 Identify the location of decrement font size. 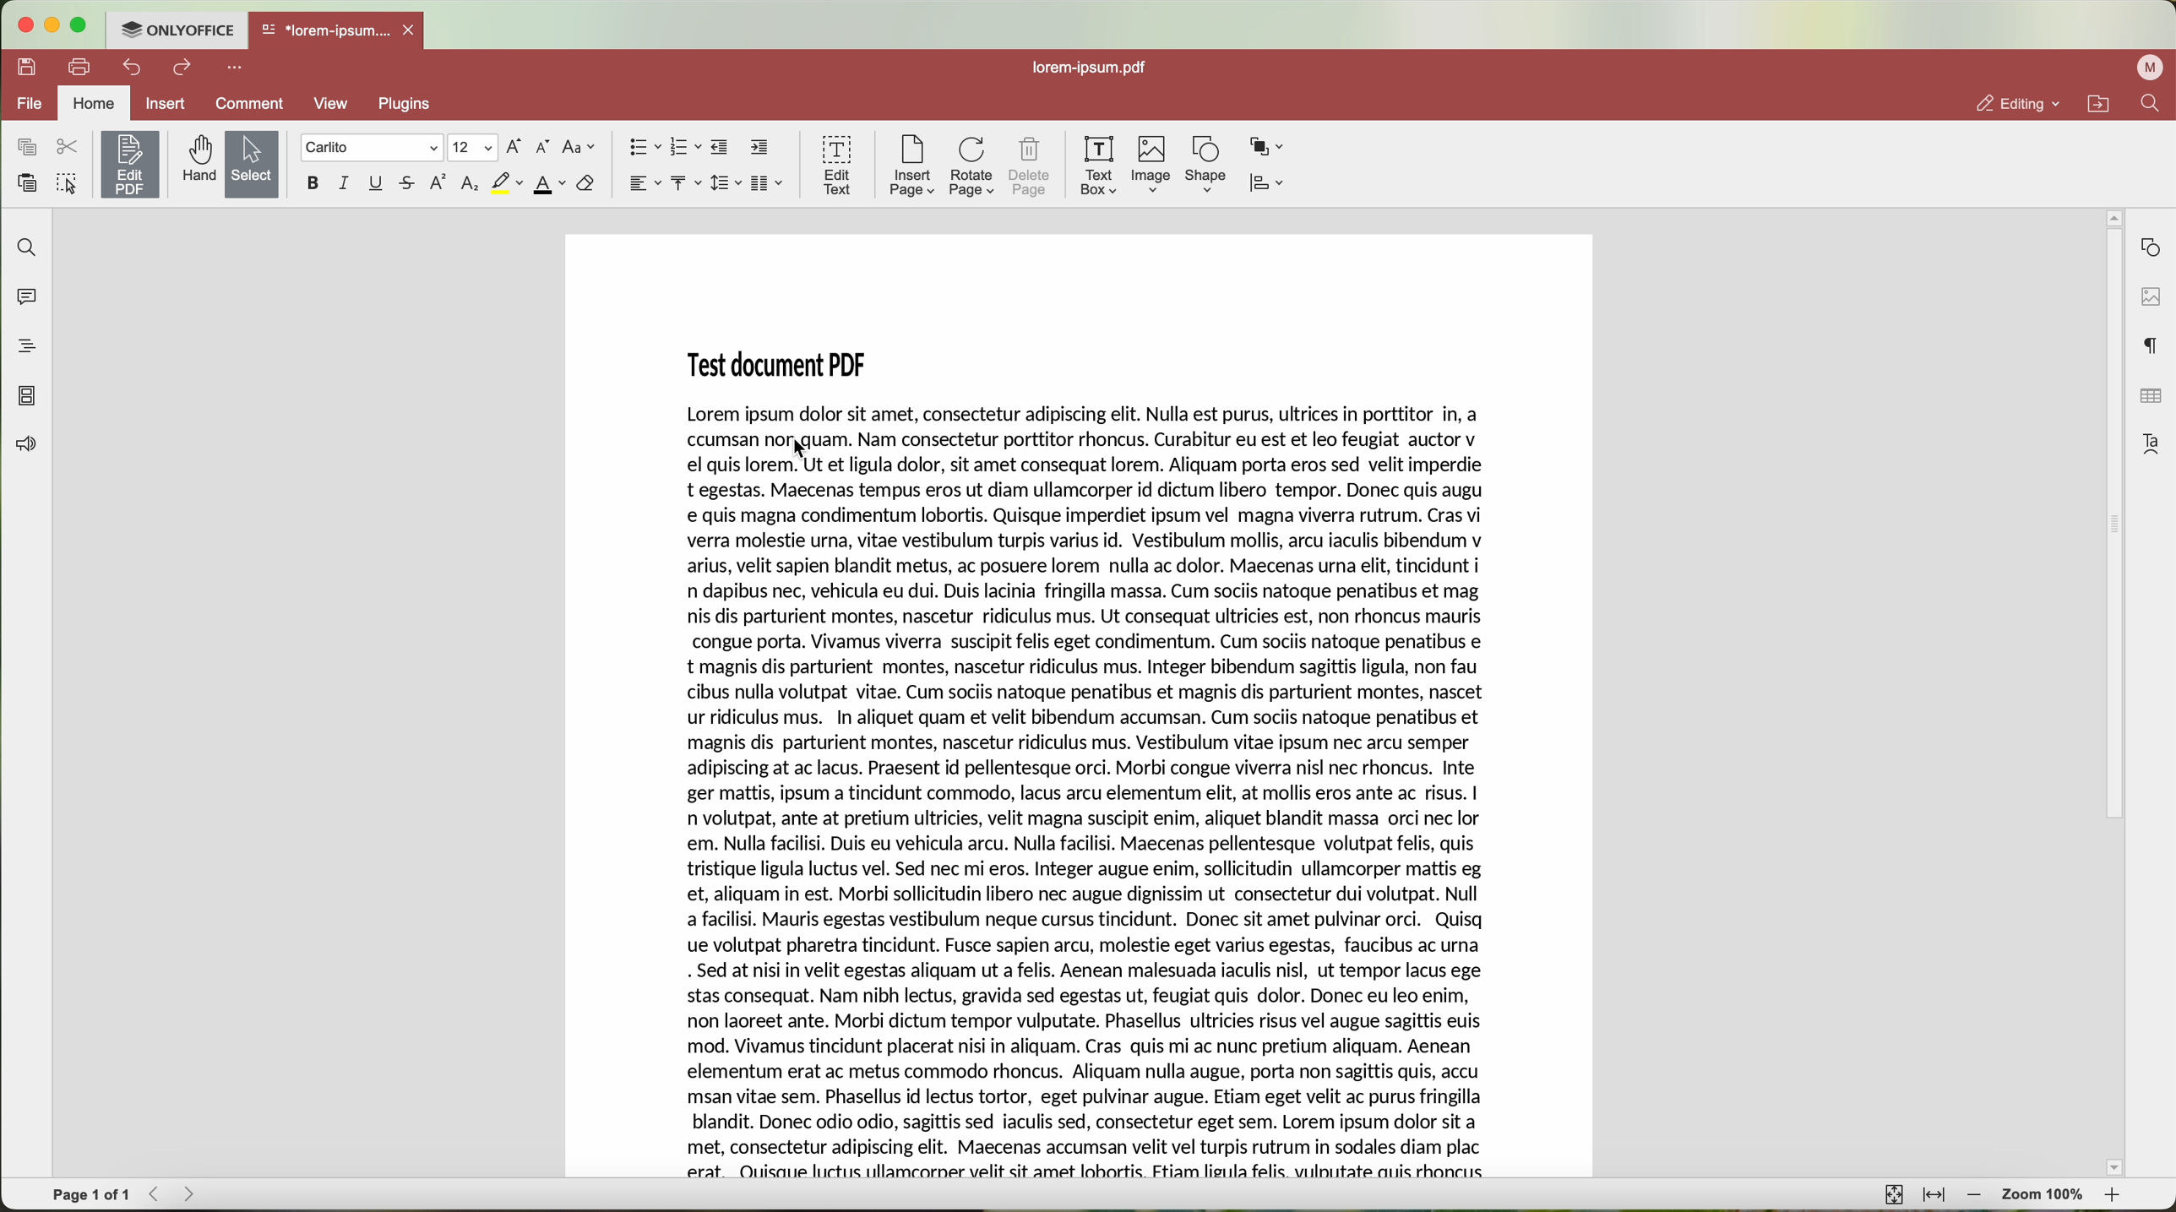
(545, 148).